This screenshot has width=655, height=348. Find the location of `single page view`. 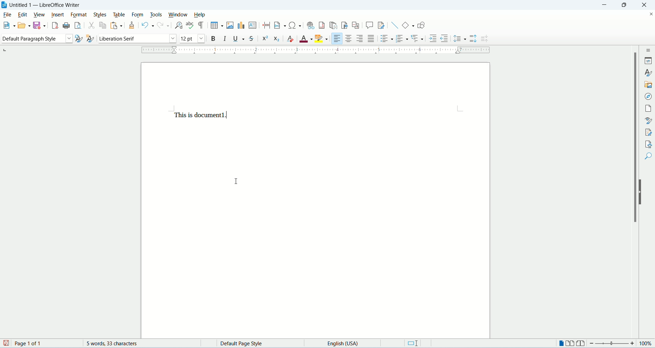

single page view is located at coordinates (561, 343).